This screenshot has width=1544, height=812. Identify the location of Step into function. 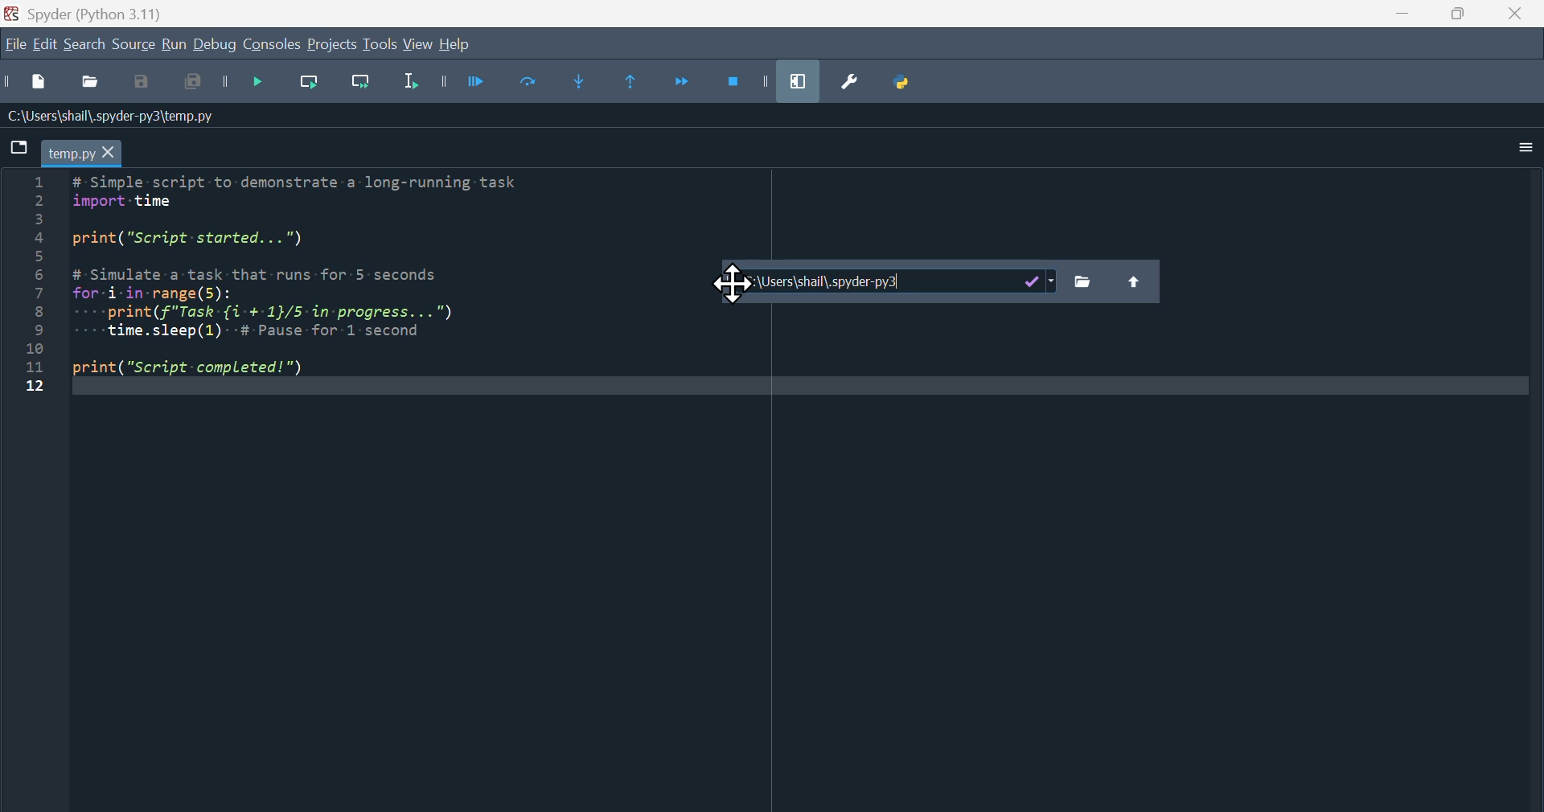
(592, 84).